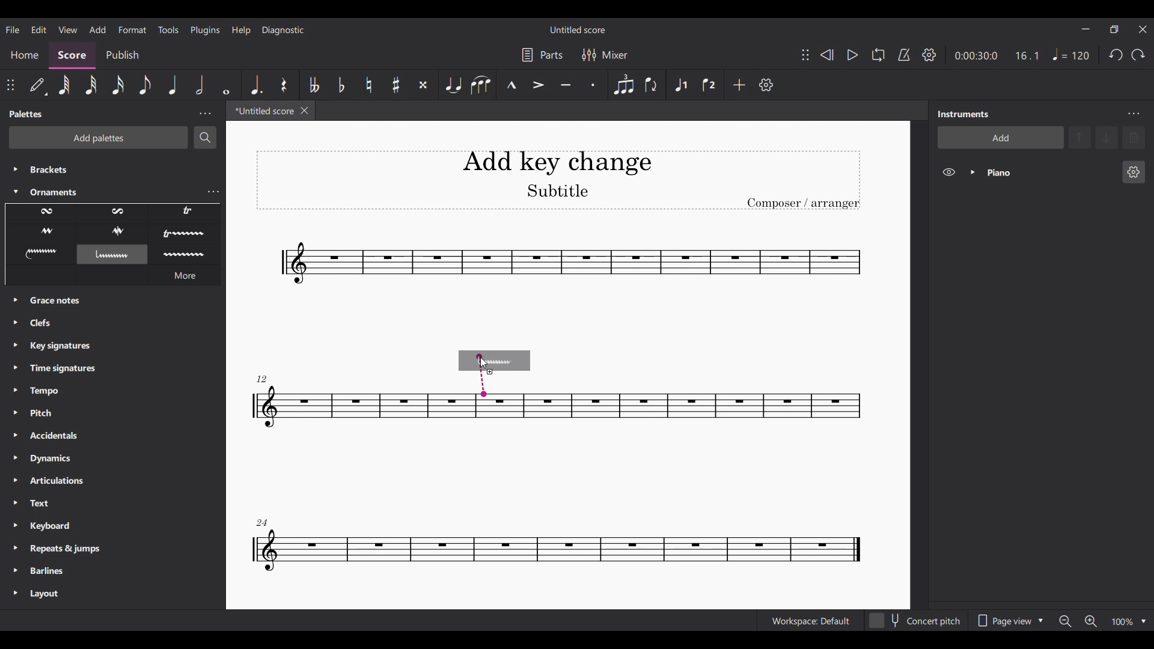 The width and height of the screenshot is (1154, 649). Describe the element at coordinates (962, 114) in the screenshot. I see `Panel title` at that location.